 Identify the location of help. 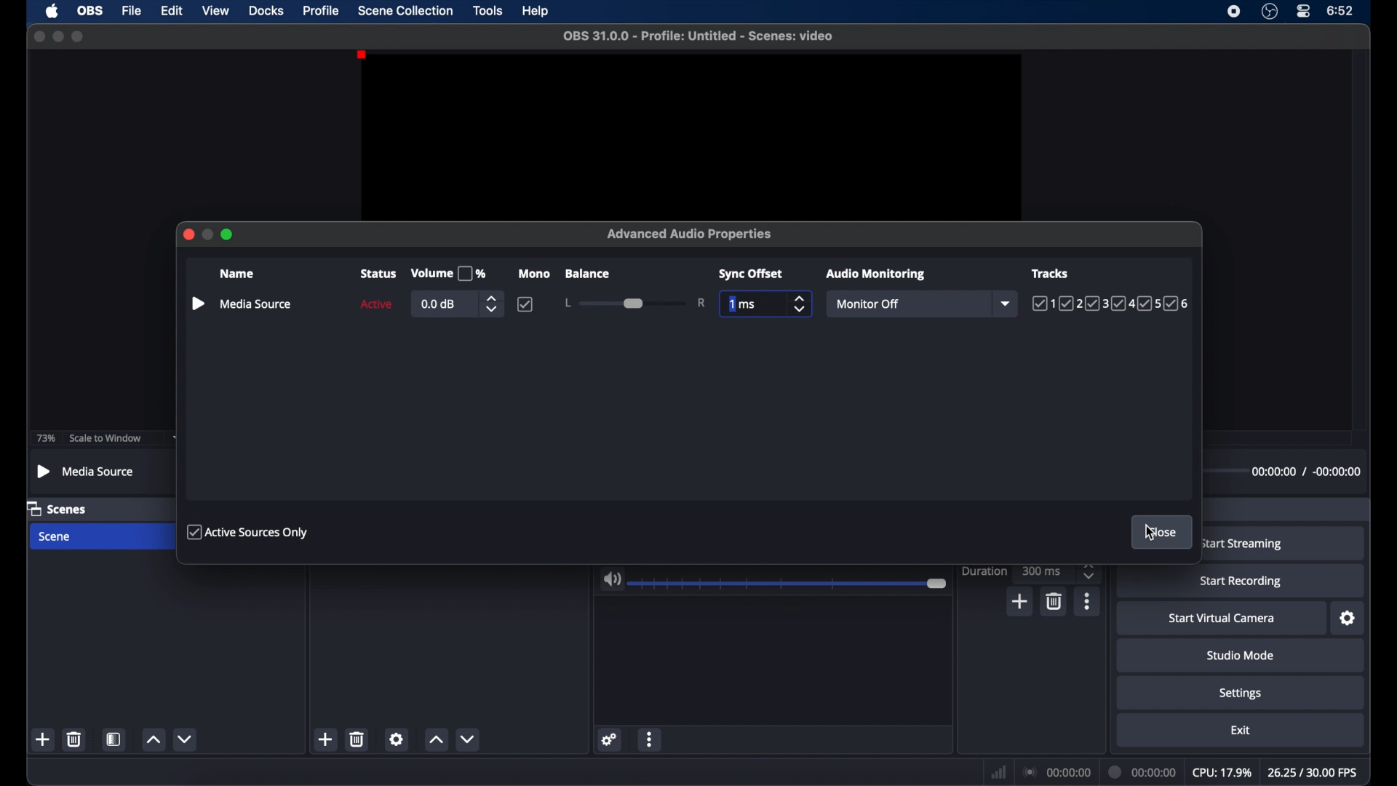
(536, 11).